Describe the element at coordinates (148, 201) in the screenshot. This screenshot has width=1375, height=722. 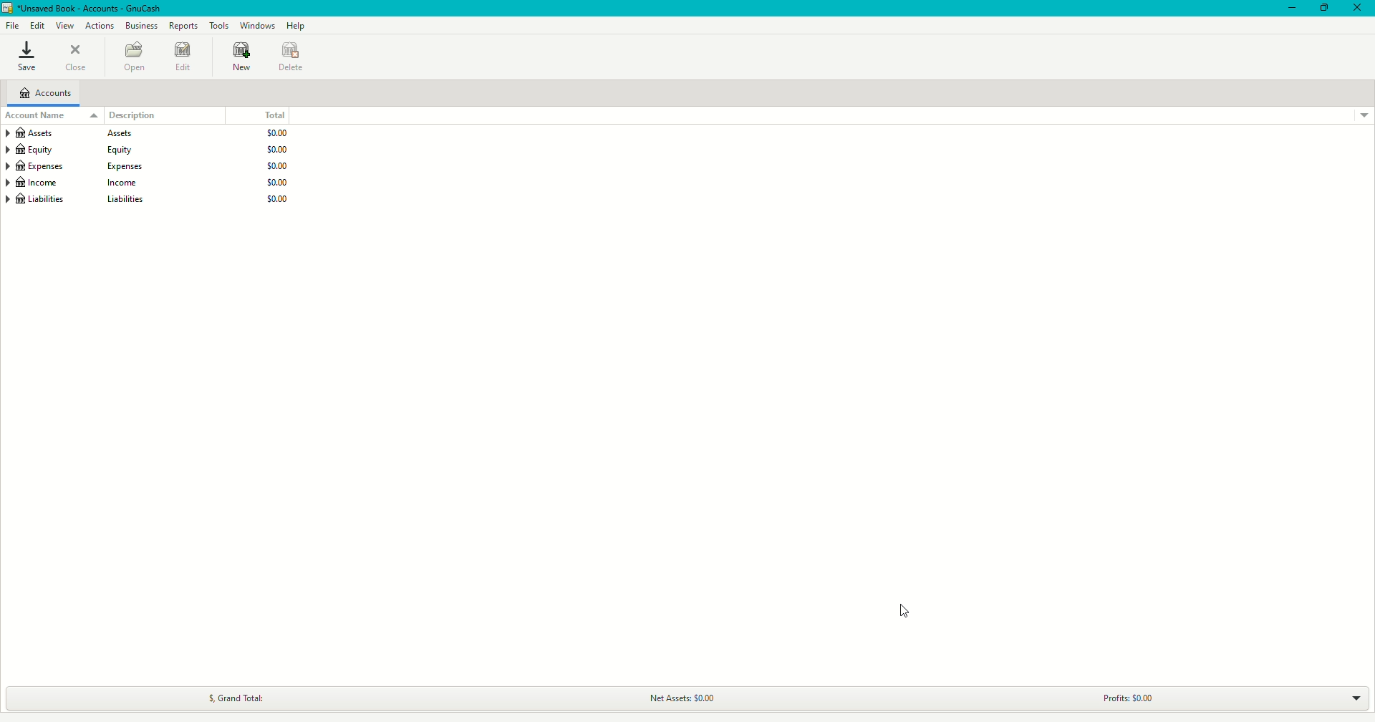
I see `Liabilities` at that location.